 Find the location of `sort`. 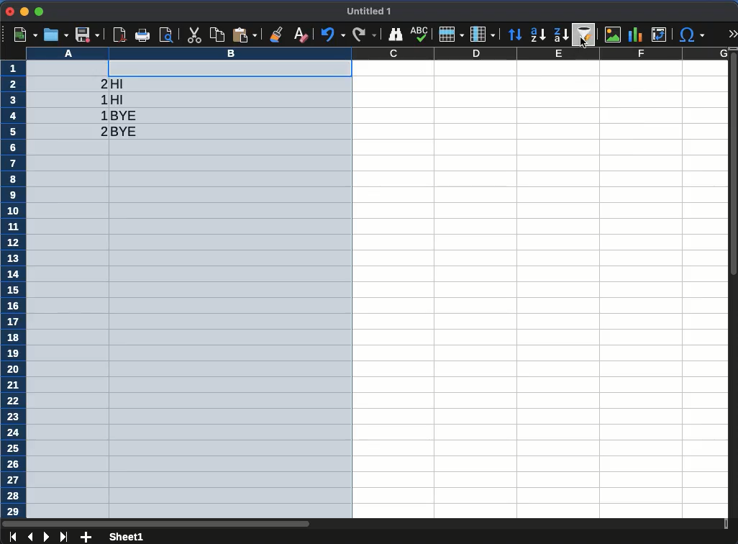

sort is located at coordinates (516, 36).